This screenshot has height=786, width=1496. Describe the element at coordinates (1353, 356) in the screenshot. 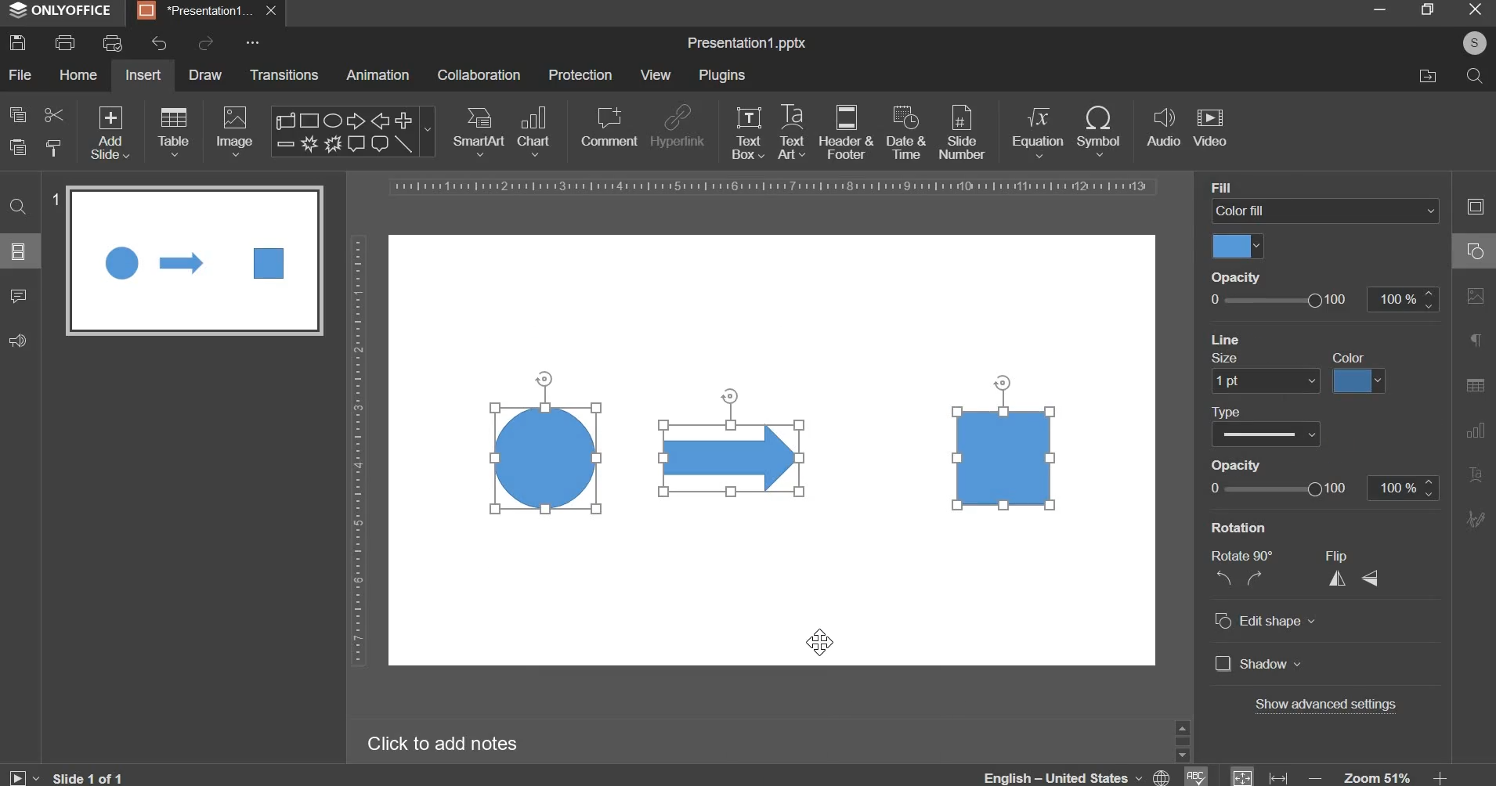

I see `color` at that location.